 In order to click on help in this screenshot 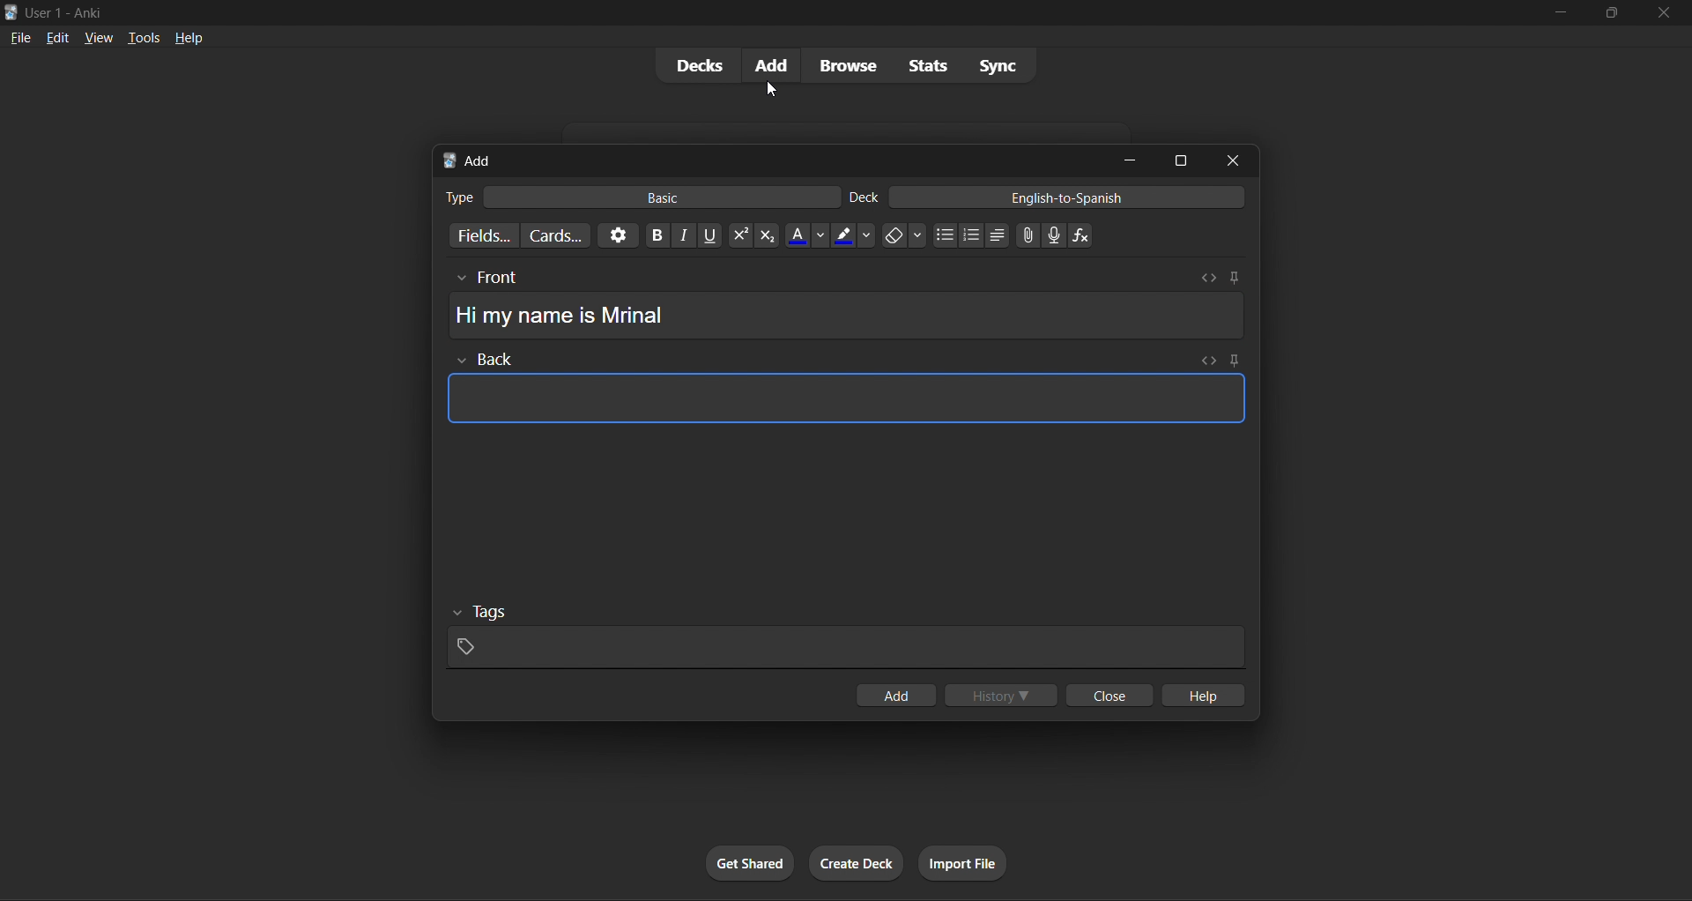, I will do `click(1205, 692)`.